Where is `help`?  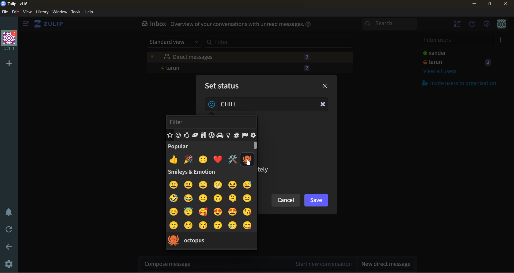
help is located at coordinates (89, 12).